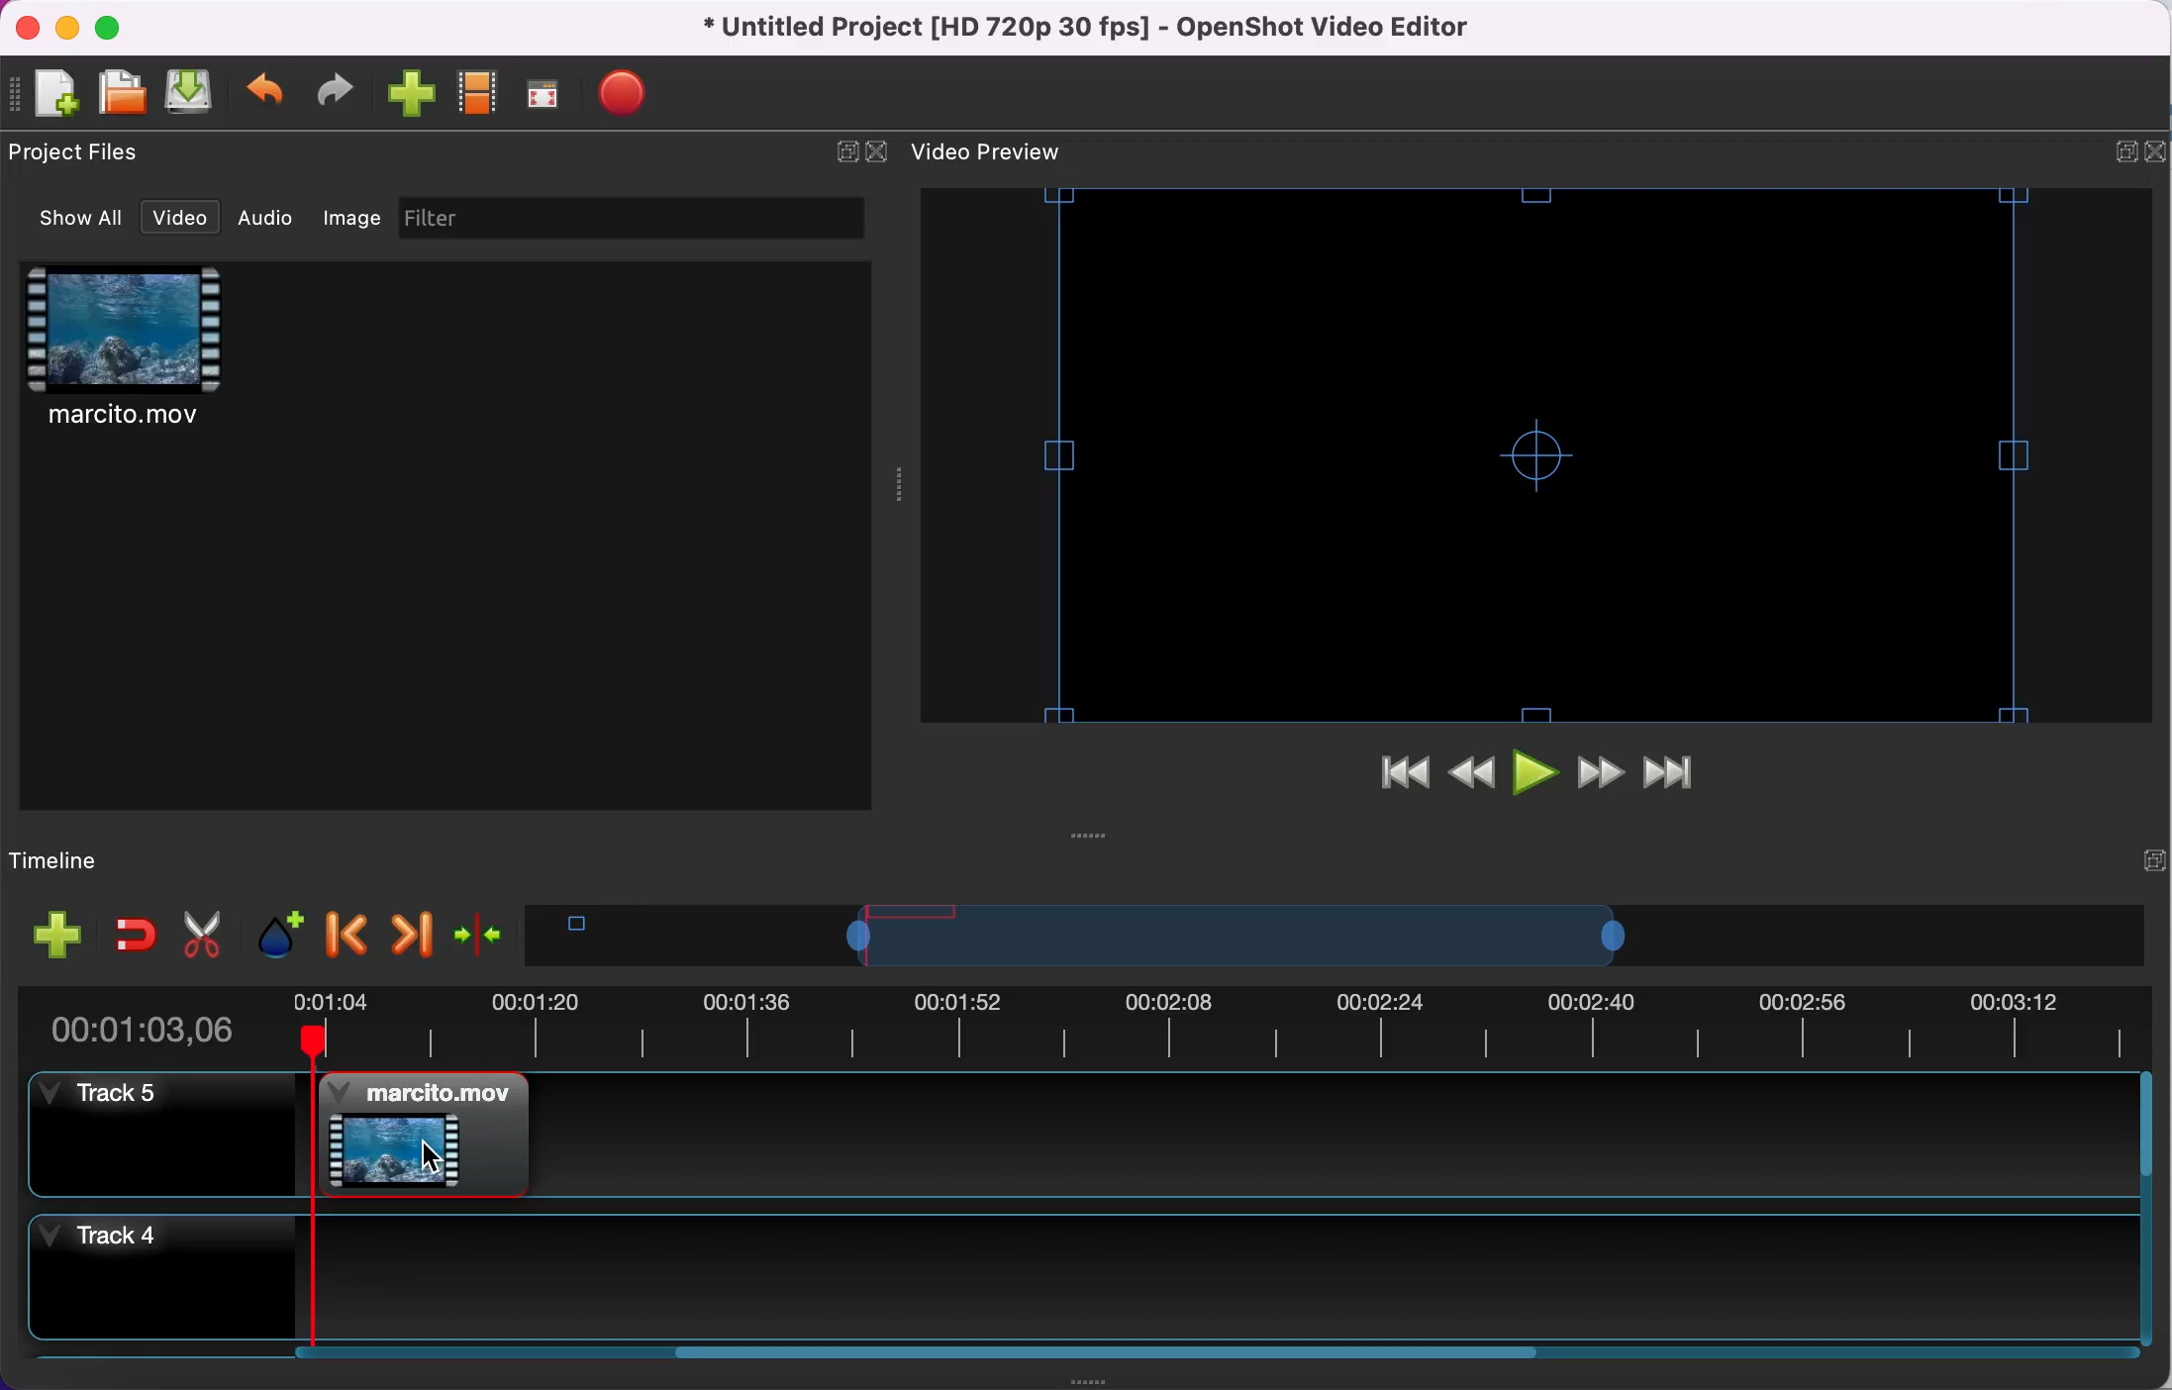 The image size is (2172, 1390). I want to click on enable snapping, so click(133, 933).